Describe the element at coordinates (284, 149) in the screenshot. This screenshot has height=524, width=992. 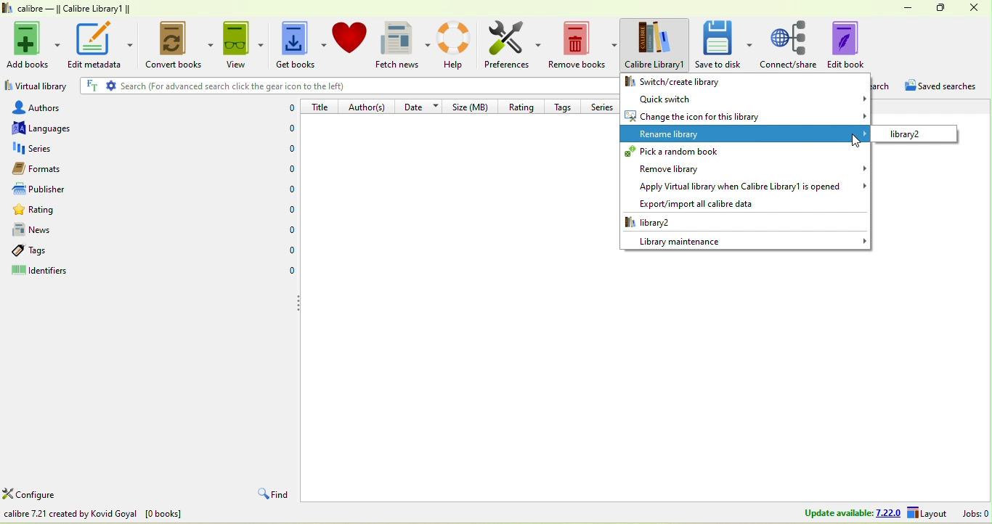
I see `0` at that location.